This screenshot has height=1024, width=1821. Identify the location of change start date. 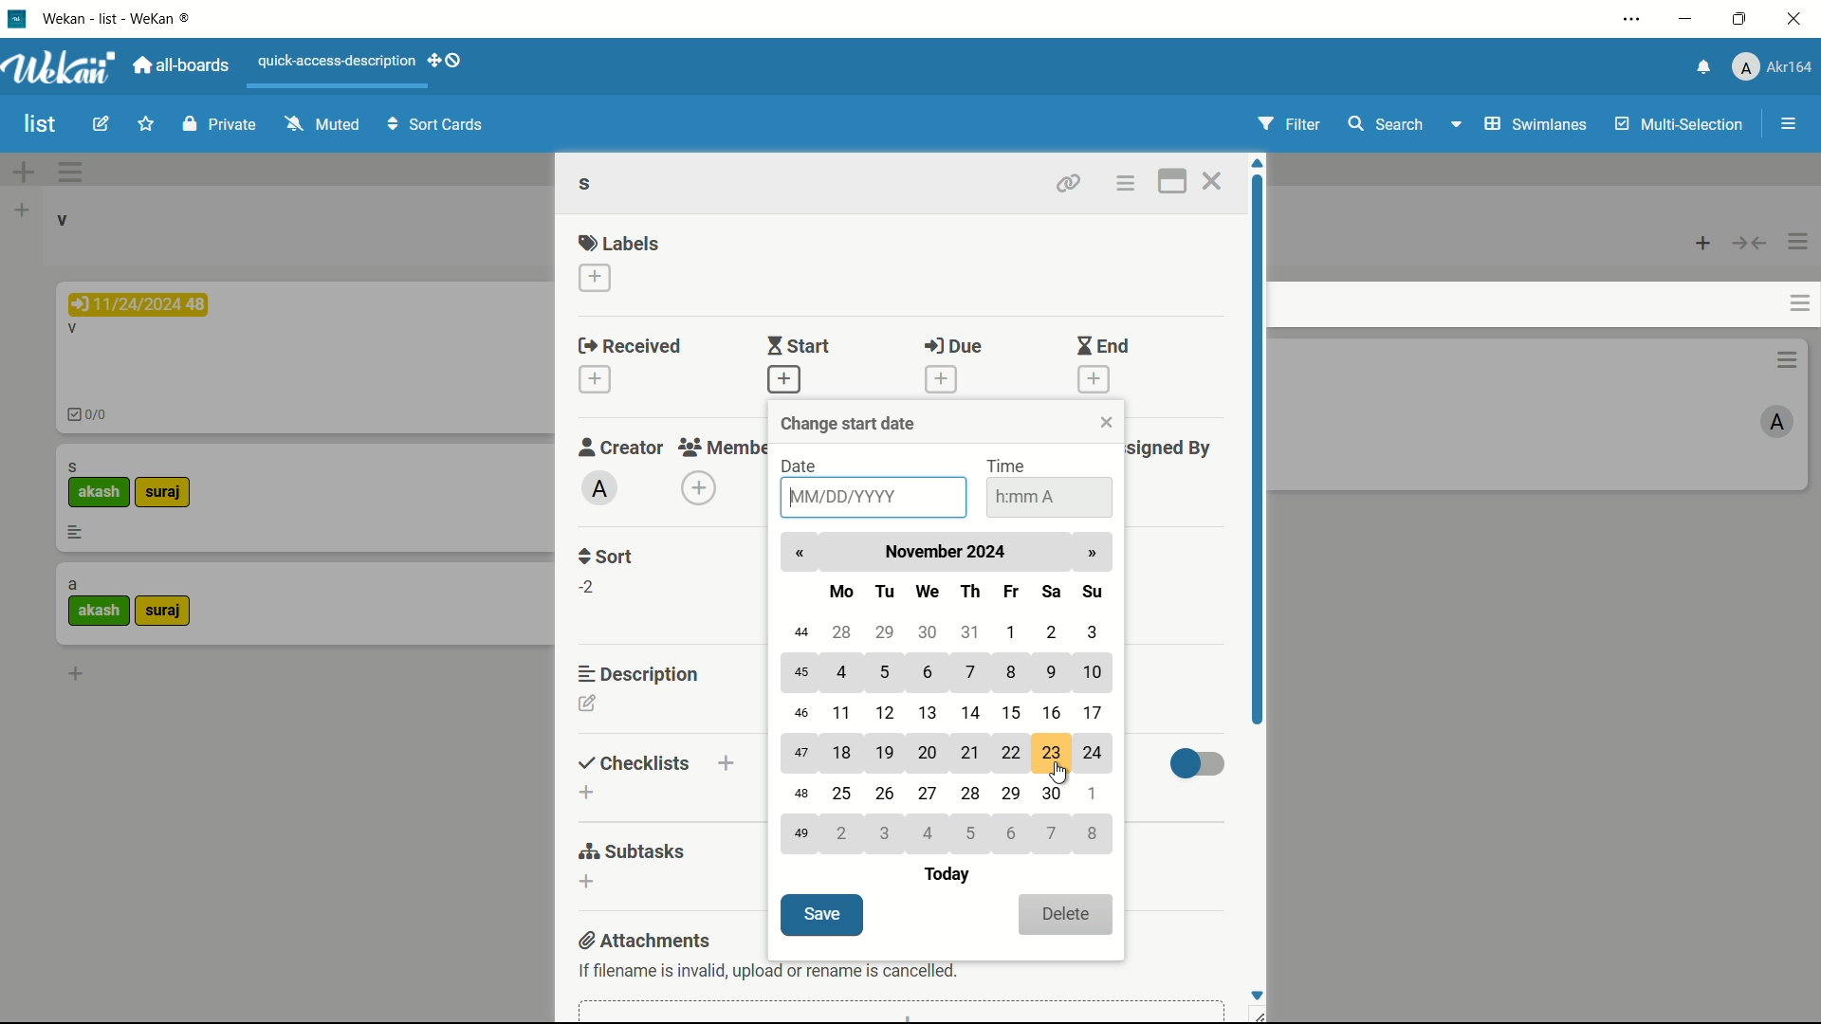
(852, 423).